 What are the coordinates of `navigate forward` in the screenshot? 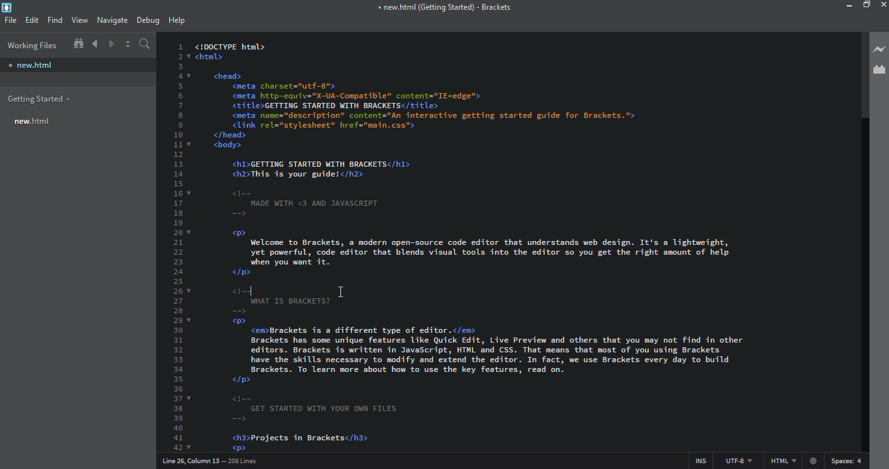 It's located at (111, 44).